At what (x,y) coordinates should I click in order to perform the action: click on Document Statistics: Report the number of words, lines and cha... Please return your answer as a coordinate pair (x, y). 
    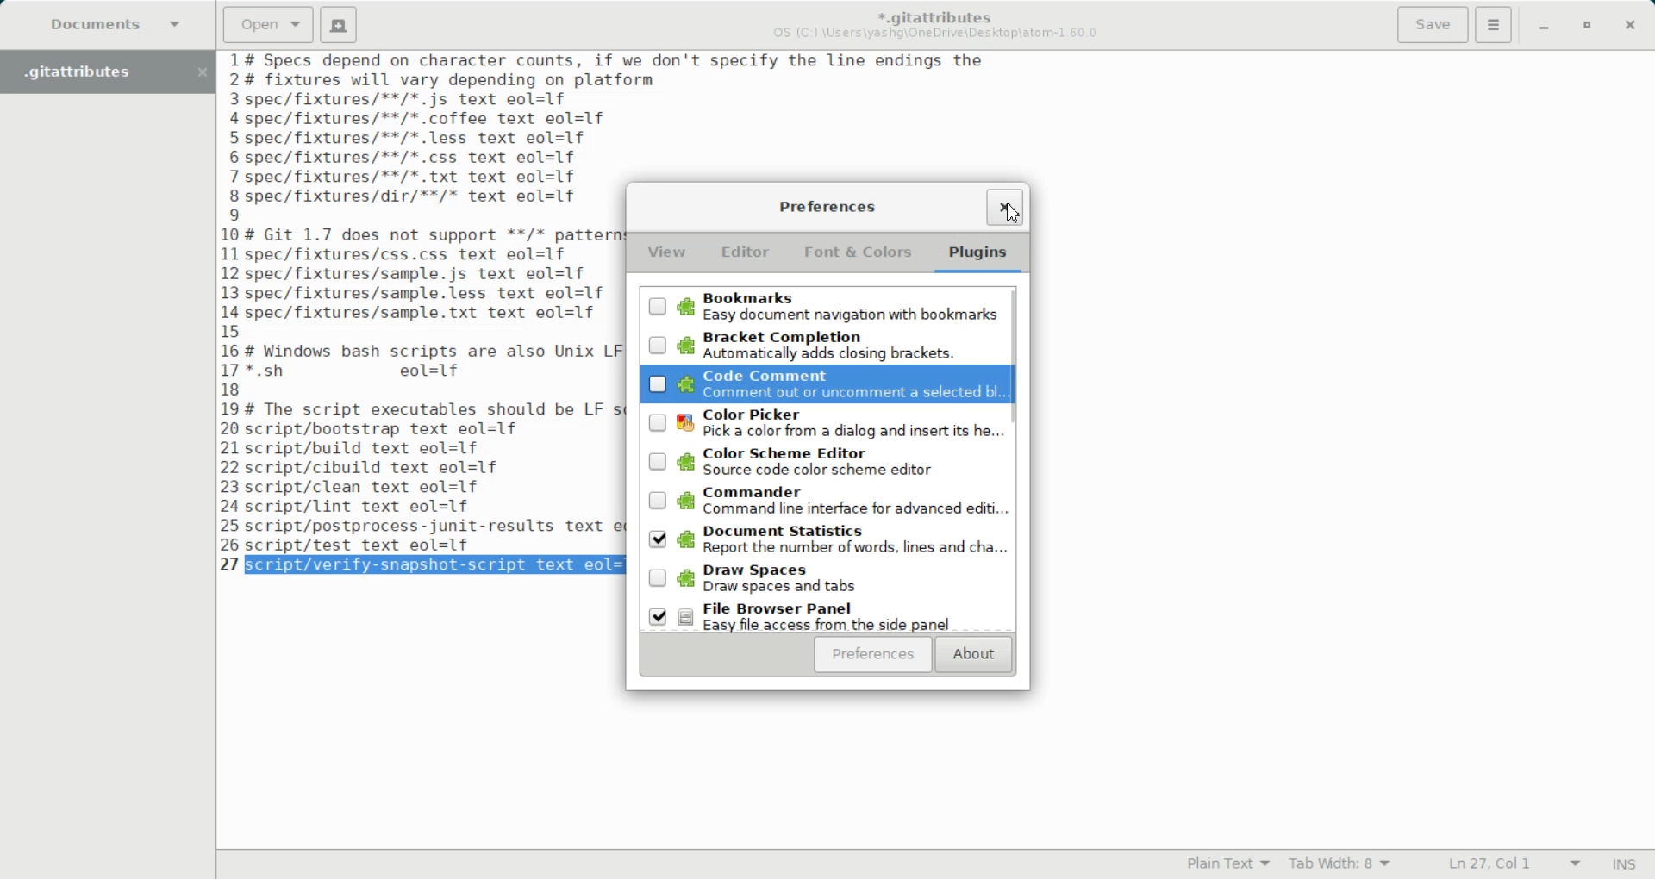
    Looking at the image, I should click on (822, 540).